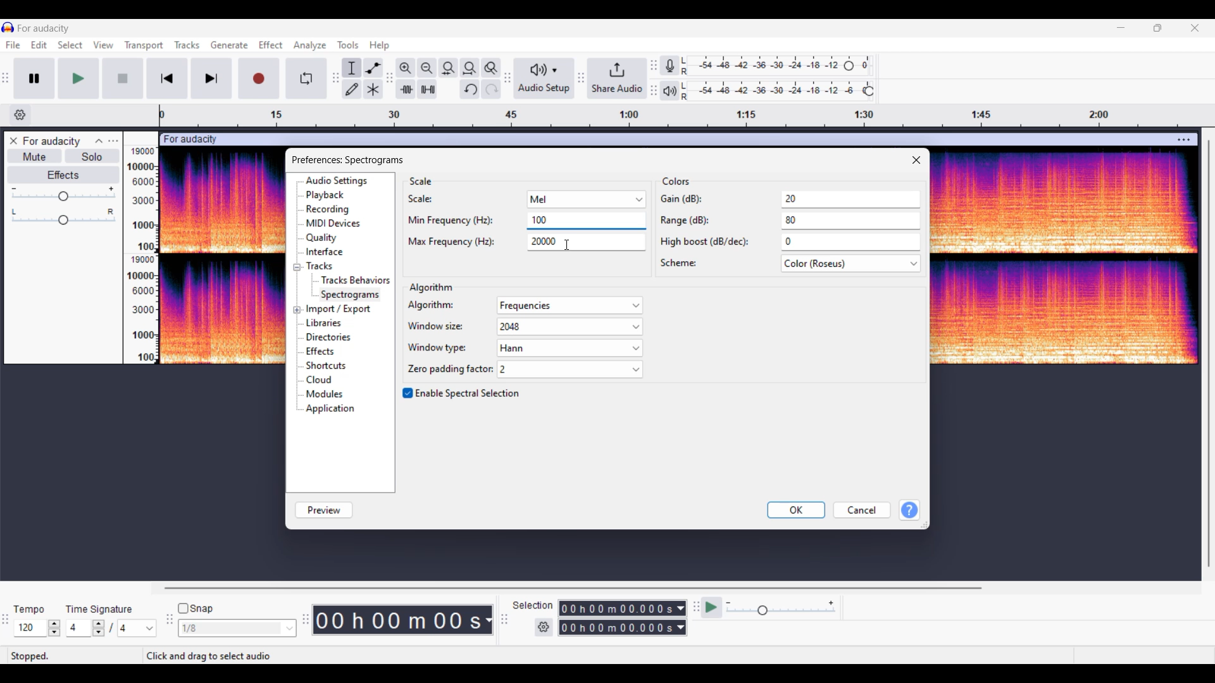 The height and width of the screenshot is (683, 1215). I want to click on Close interface, so click(1195, 28).